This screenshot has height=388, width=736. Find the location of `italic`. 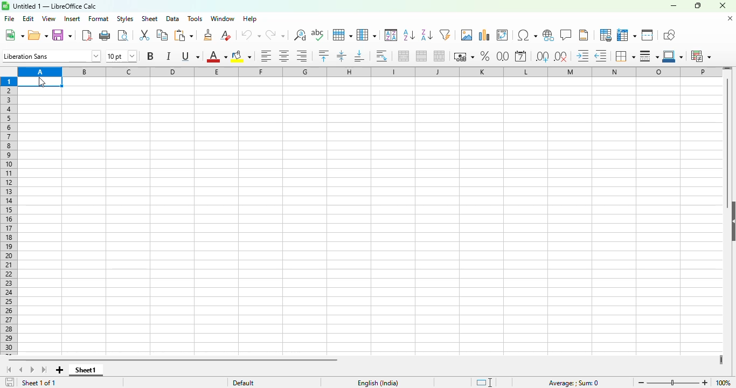

italic is located at coordinates (168, 56).